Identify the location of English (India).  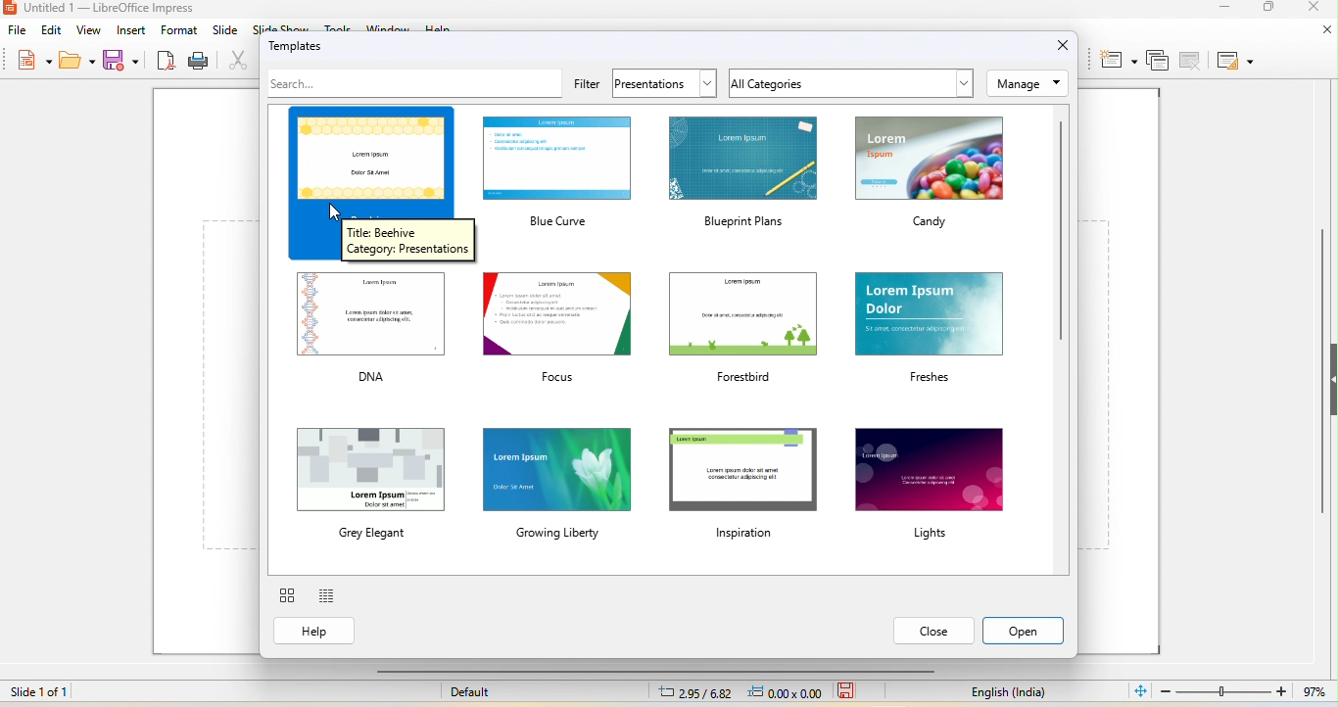
(1009, 693).